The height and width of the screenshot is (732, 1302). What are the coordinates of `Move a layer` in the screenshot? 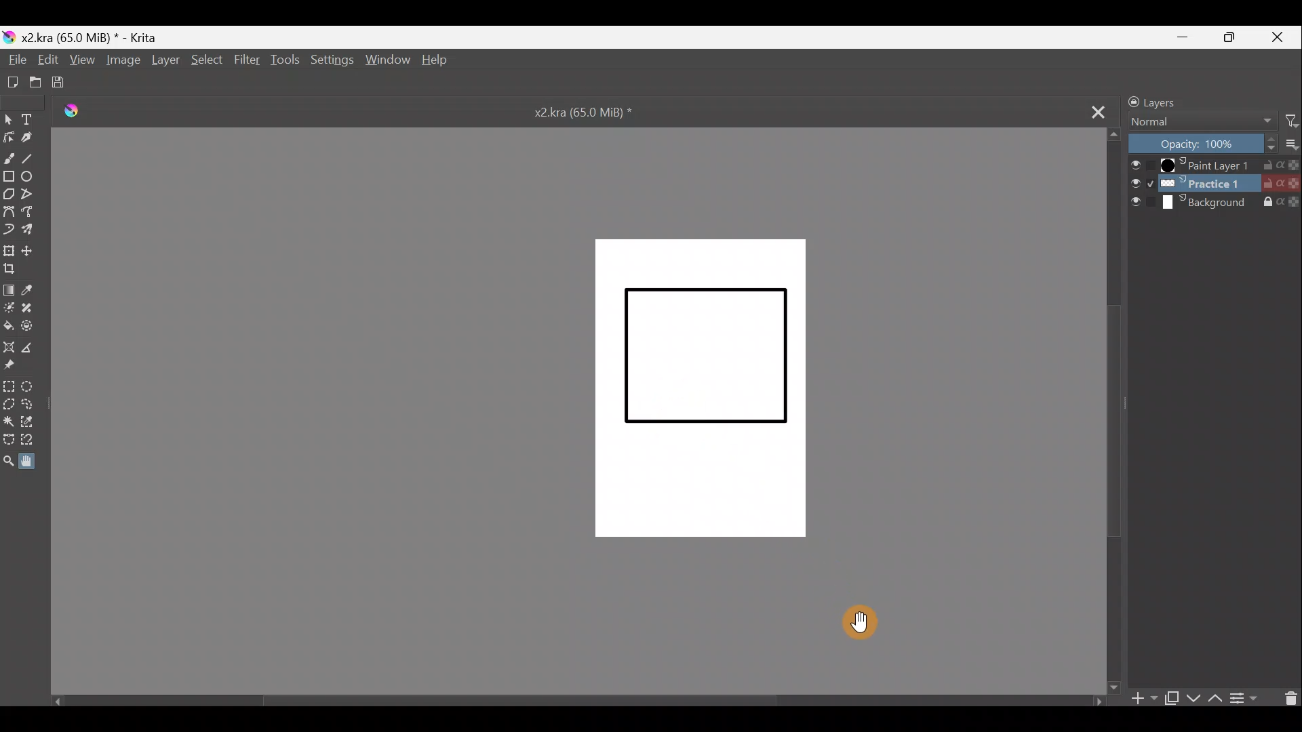 It's located at (29, 250).